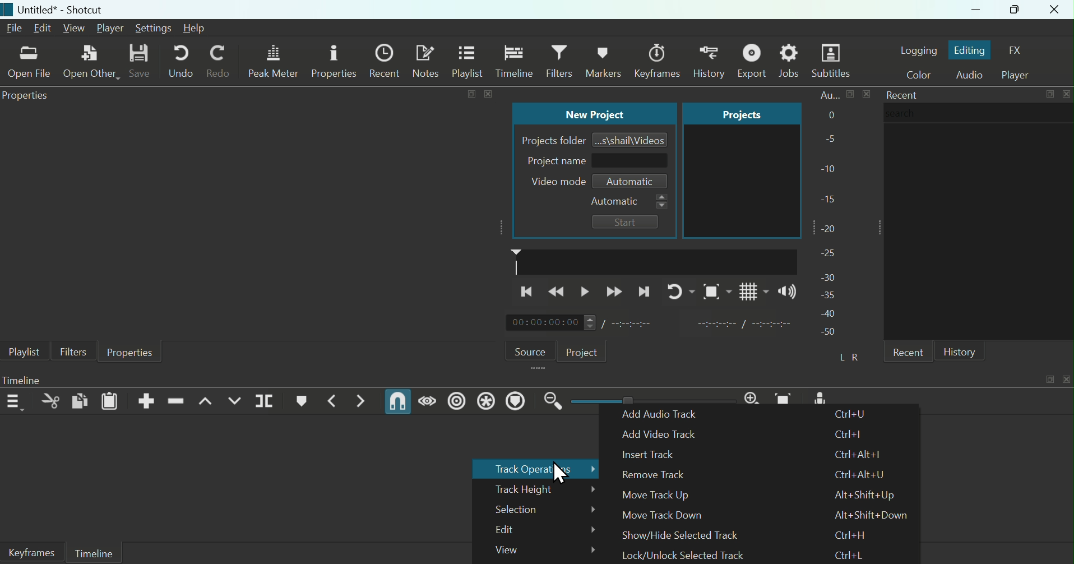 Image resolution: width=1074 pixels, height=564 pixels. What do you see at coordinates (754, 61) in the screenshot?
I see `Export` at bounding box center [754, 61].